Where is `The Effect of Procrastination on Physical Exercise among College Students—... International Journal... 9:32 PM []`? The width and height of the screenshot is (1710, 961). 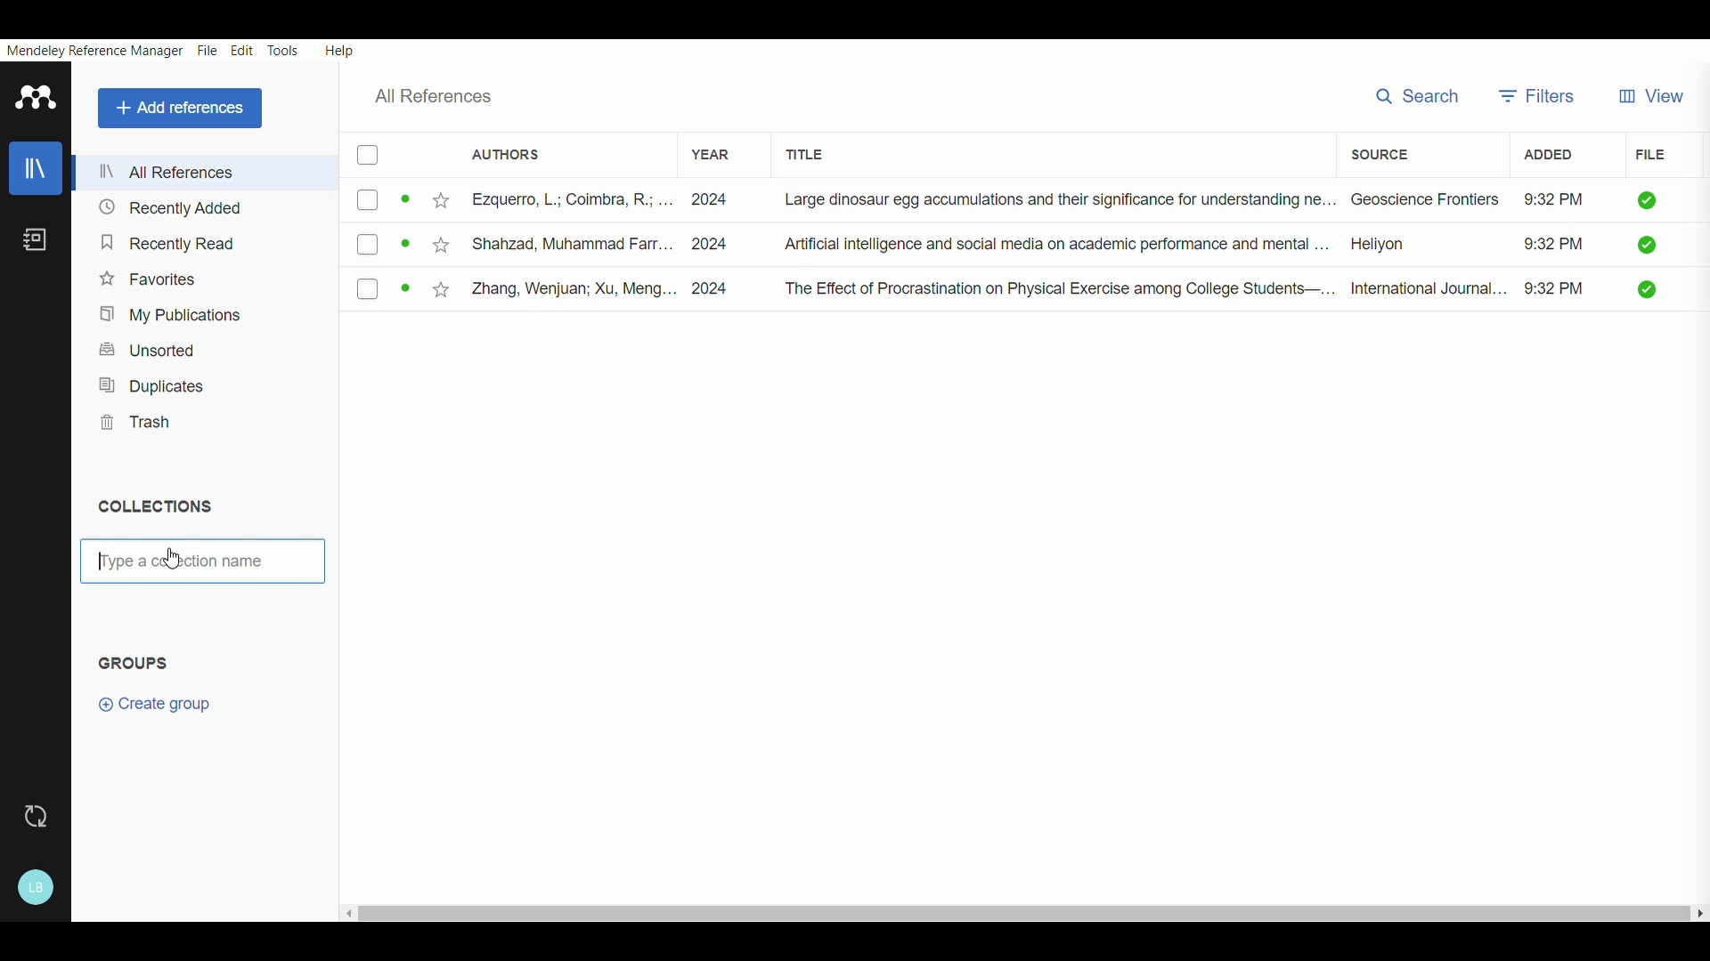 The Effect of Procrastination on Physical Exercise among College Students—... International Journal... 9:32 PM [] is located at coordinates (1222, 289).